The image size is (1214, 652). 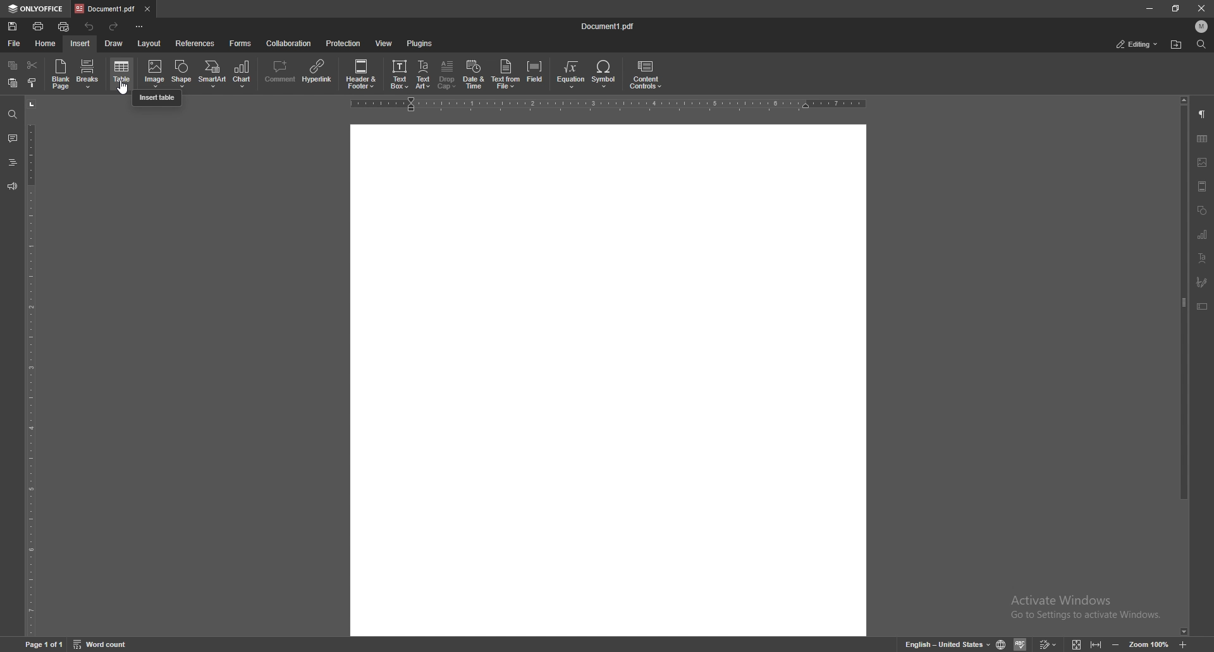 I want to click on smartart, so click(x=212, y=74).